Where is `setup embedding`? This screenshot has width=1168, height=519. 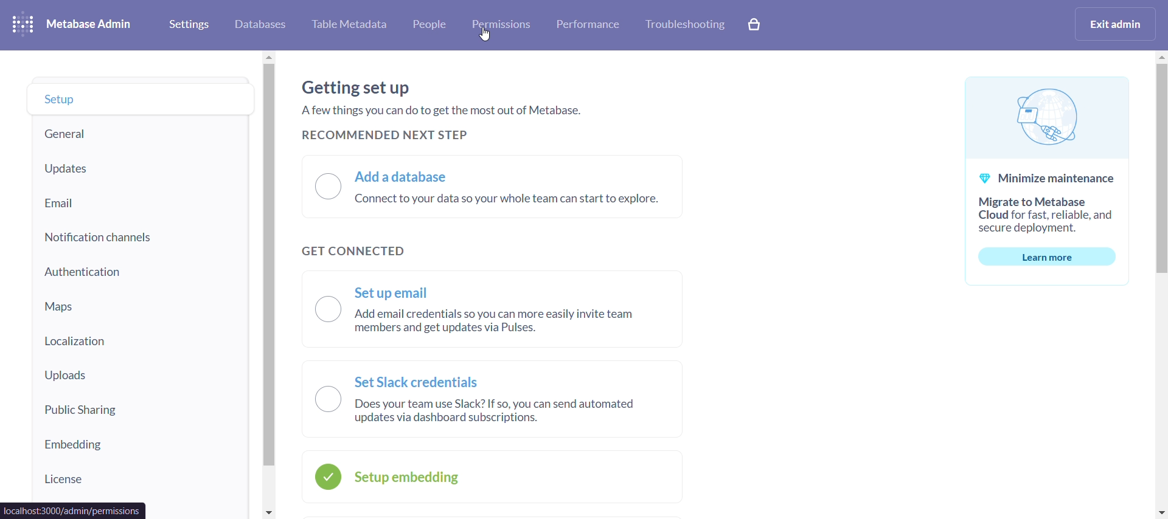
setup embedding is located at coordinates (493, 473).